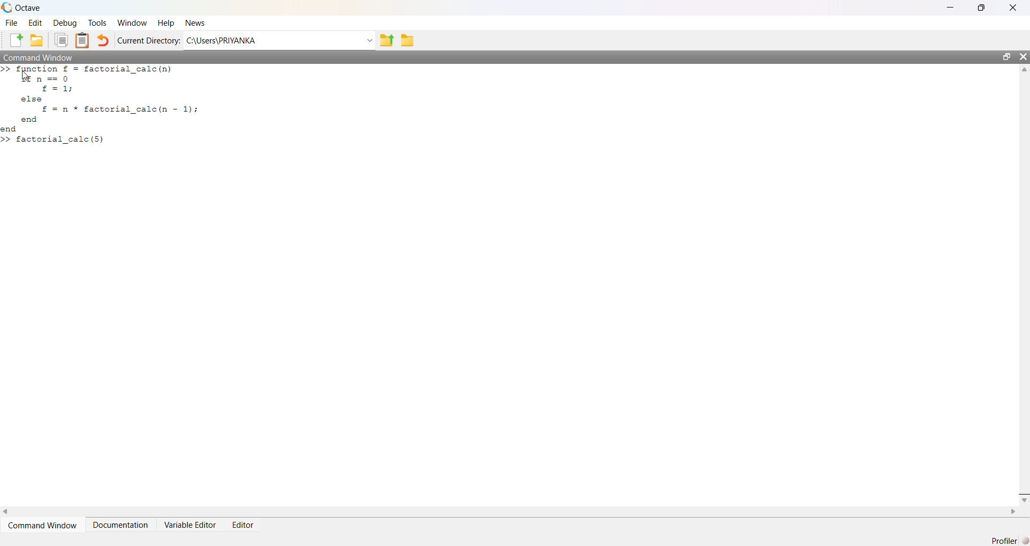 The width and height of the screenshot is (1030, 546). I want to click on close, so click(1023, 56).